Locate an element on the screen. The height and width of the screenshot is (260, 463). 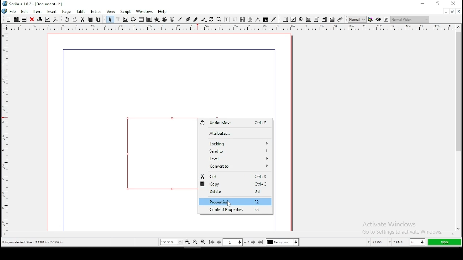
select current page is located at coordinates (233, 242).